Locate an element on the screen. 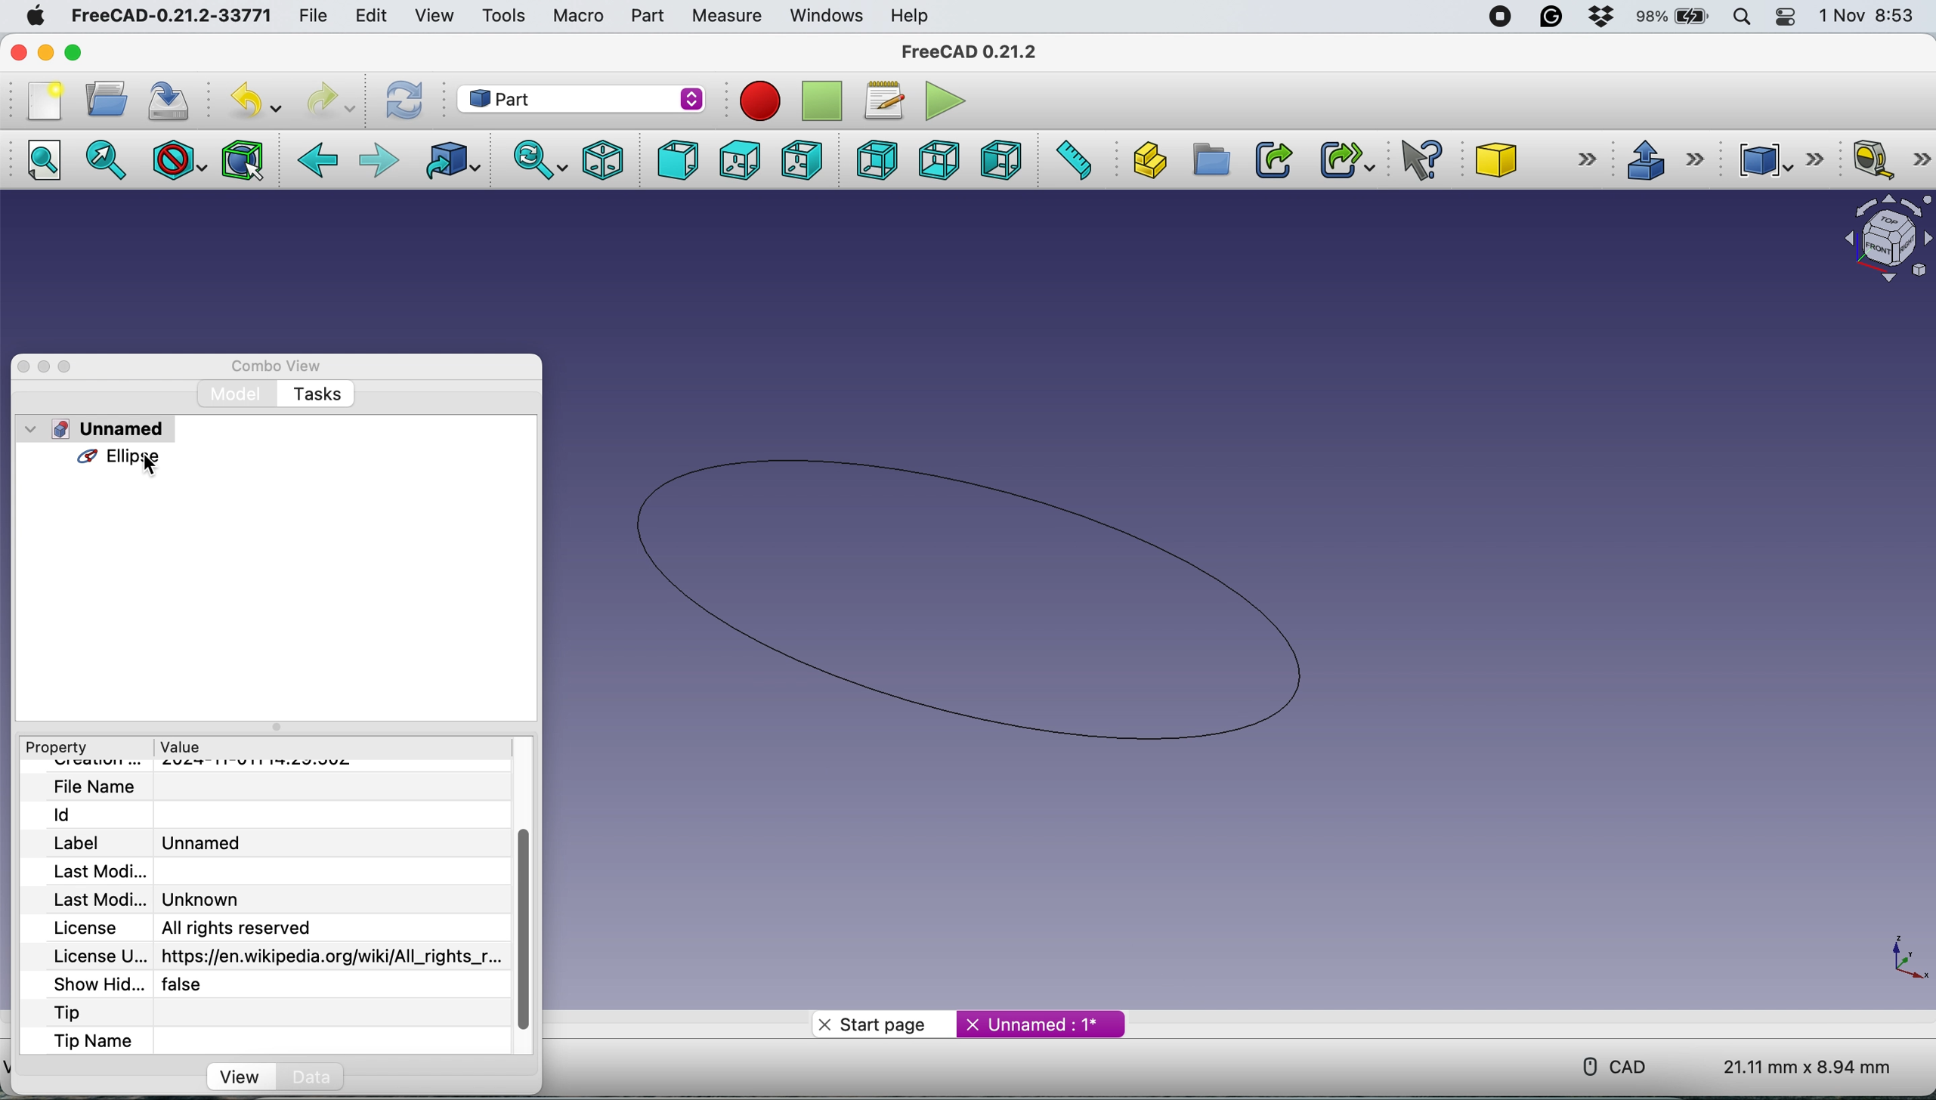 The height and width of the screenshot is (1100, 1936). data is located at coordinates (311, 1077).